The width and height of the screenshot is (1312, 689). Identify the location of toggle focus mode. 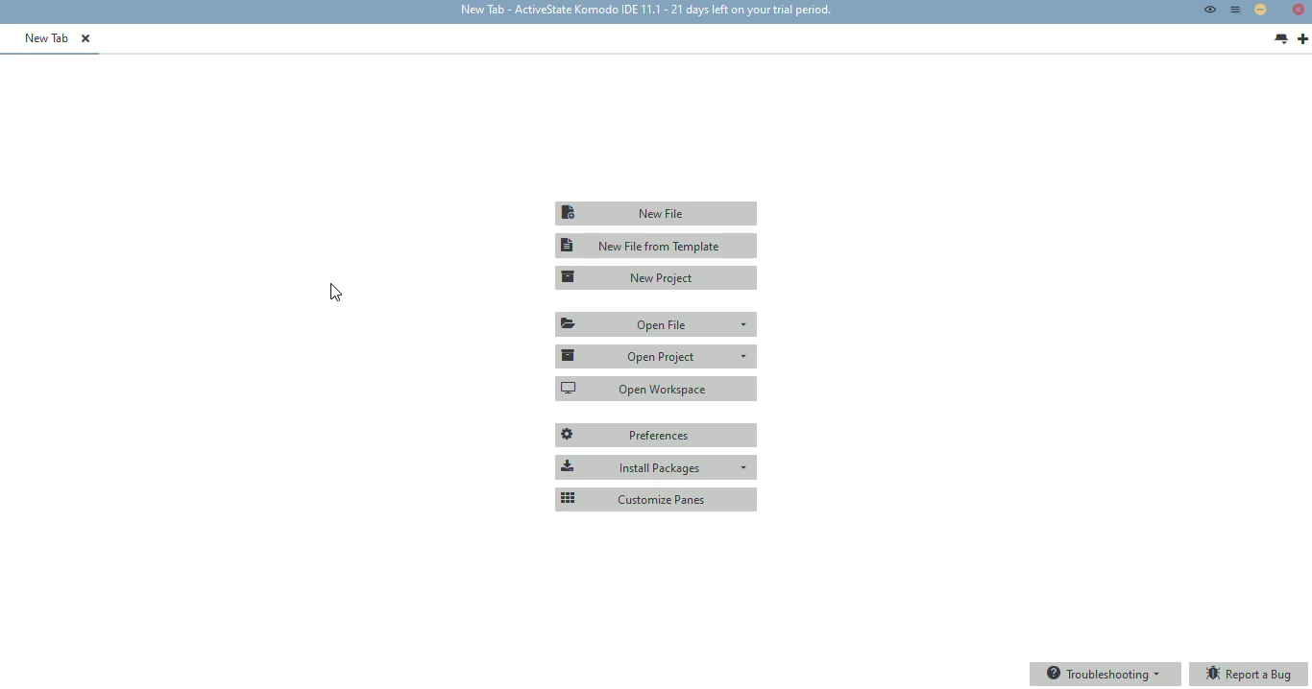
(1210, 9).